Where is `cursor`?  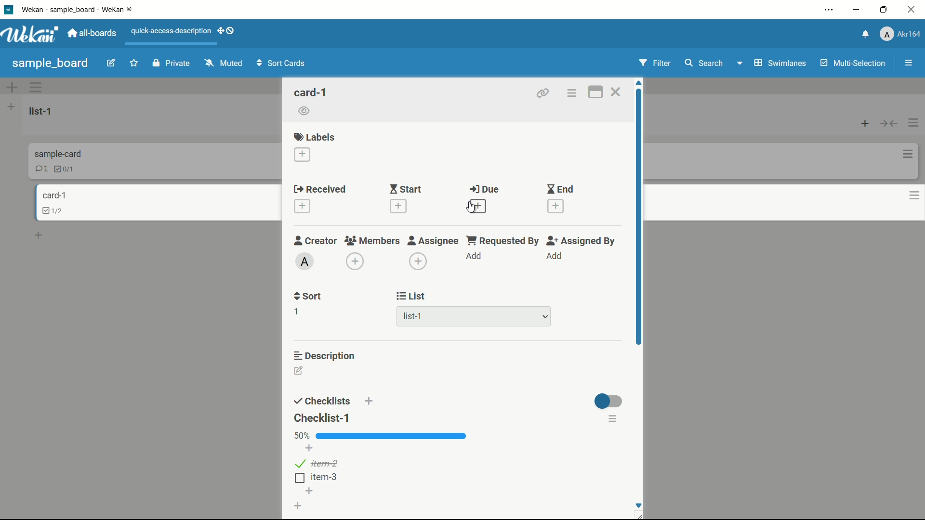 cursor is located at coordinates (467, 211).